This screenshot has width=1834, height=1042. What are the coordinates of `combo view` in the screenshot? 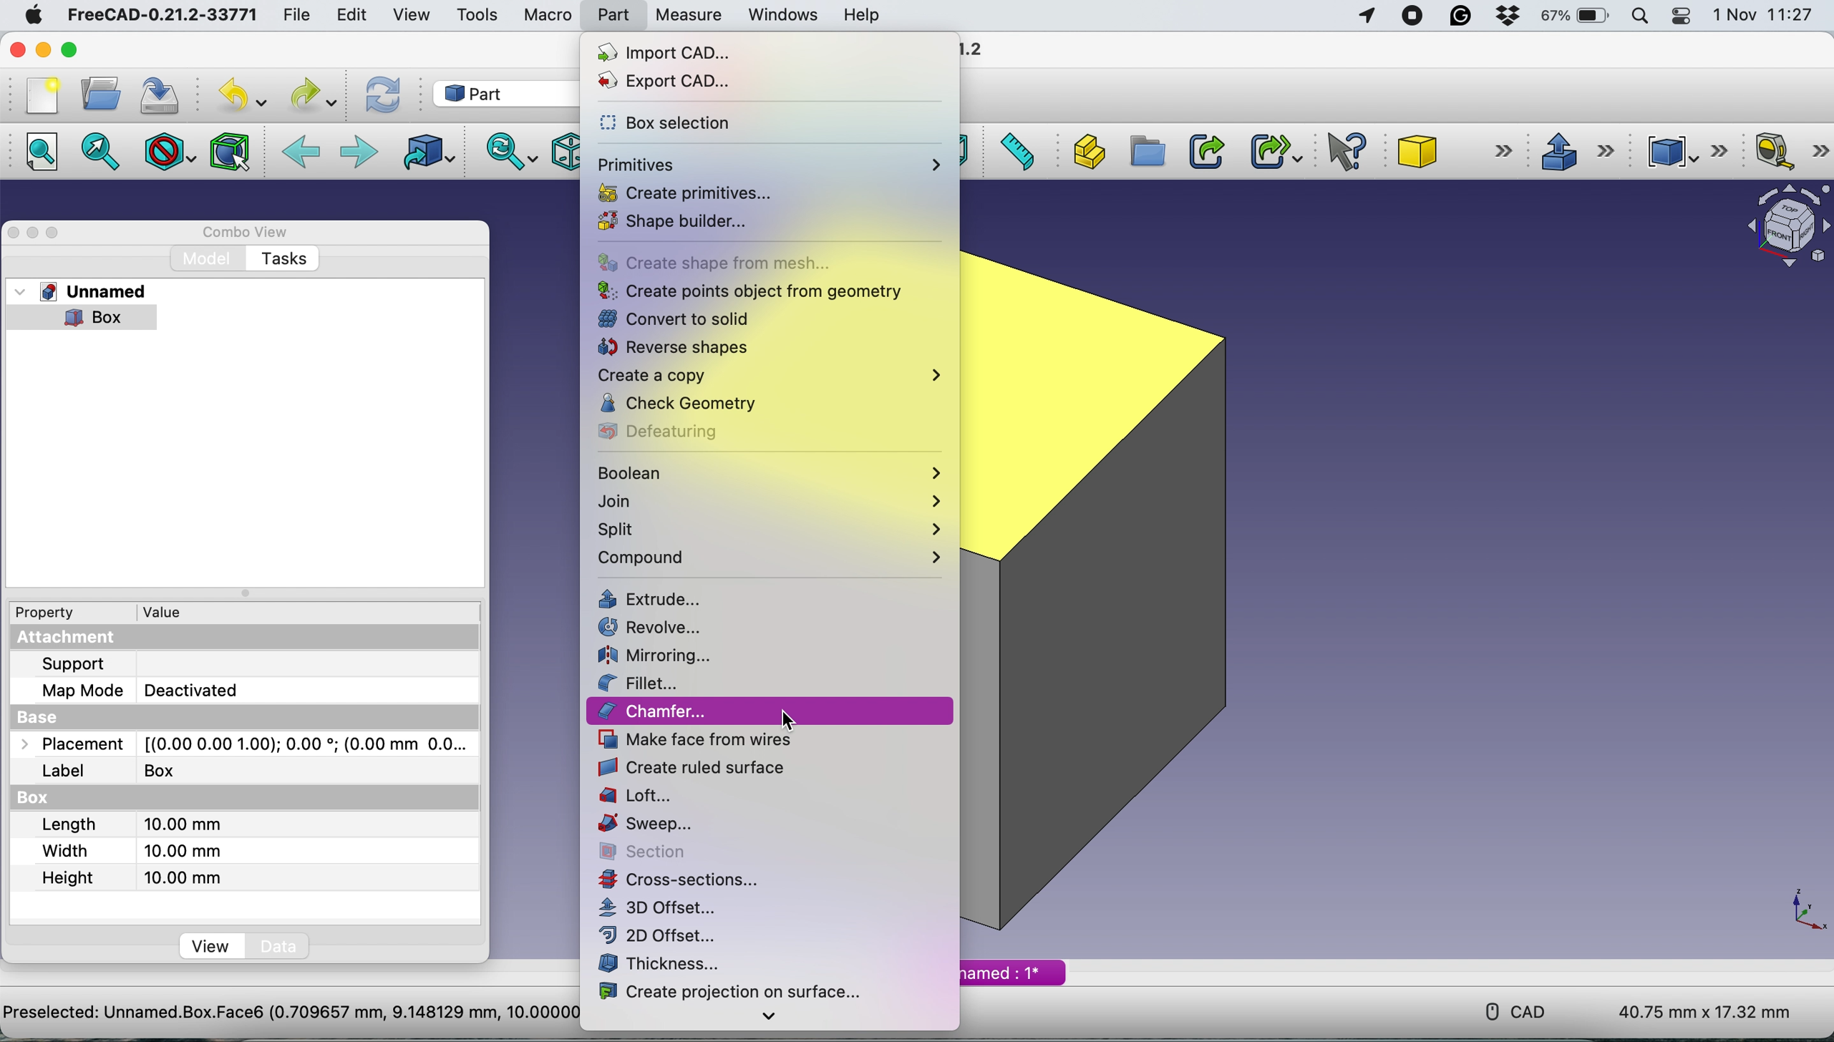 It's located at (246, 233).